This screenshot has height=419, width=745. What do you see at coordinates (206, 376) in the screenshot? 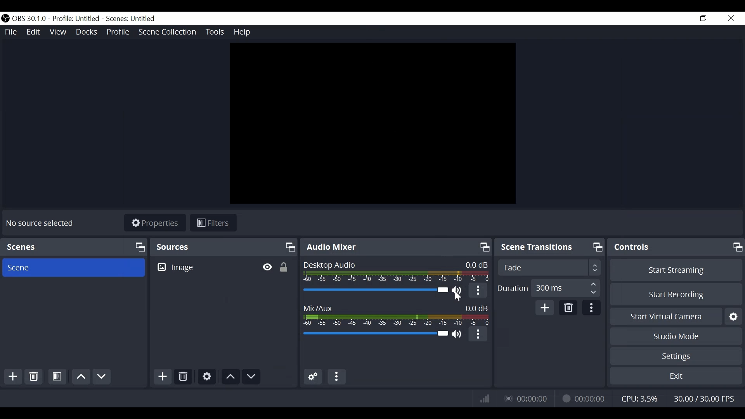
I see `Settings` at bounding box center [206, 376].